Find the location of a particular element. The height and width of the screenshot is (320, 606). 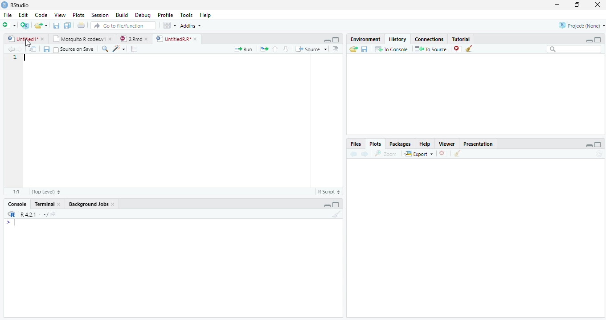

Go to the next section is located at coordinates (286, 49).